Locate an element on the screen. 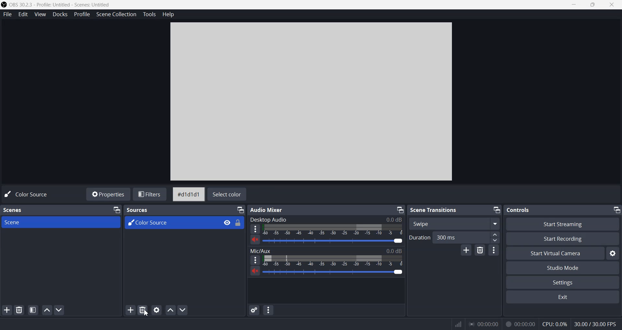  30.00/30.00 FPS is located at coordinates (596, 324).